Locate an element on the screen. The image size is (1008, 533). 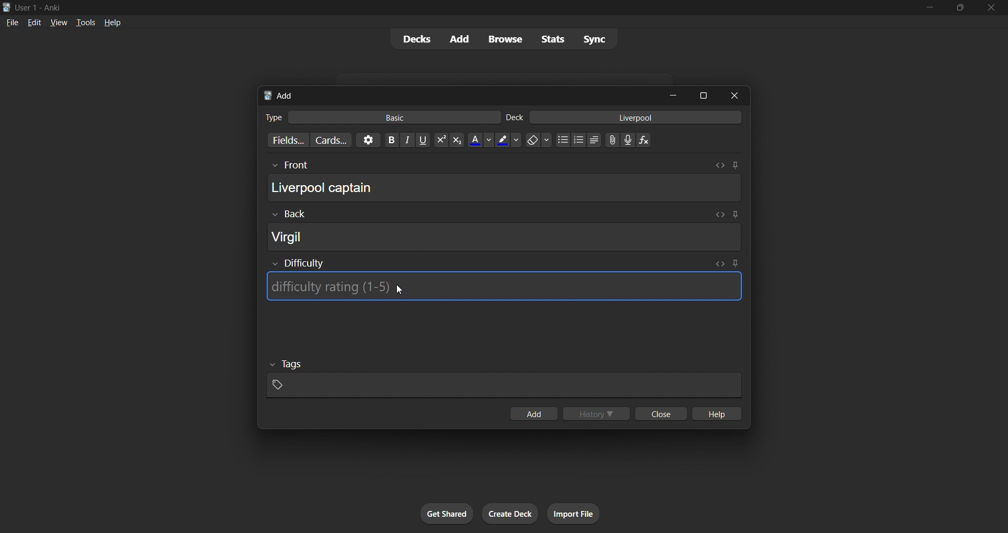
Equation is located at coordinates (644, 140).